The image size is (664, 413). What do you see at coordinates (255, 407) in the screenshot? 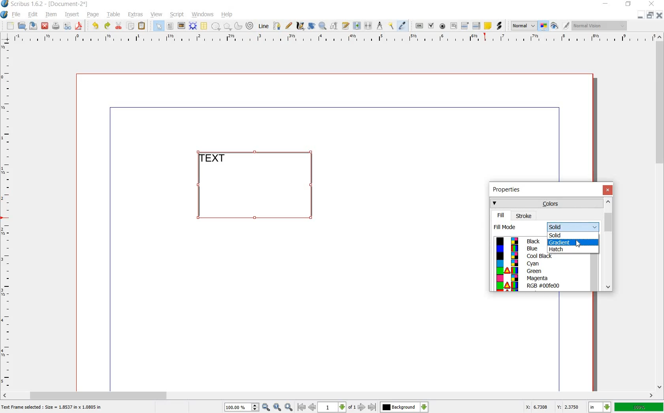
I see `Increase or decrease zoom value` at bounding box center [255, 407].